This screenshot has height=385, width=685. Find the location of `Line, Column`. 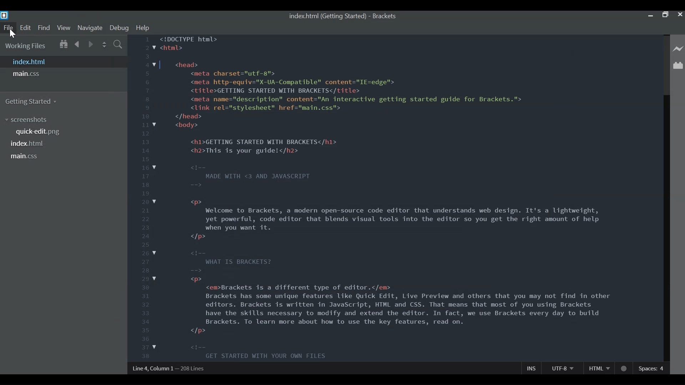

Line, Column is located at coordinates (168, 368).